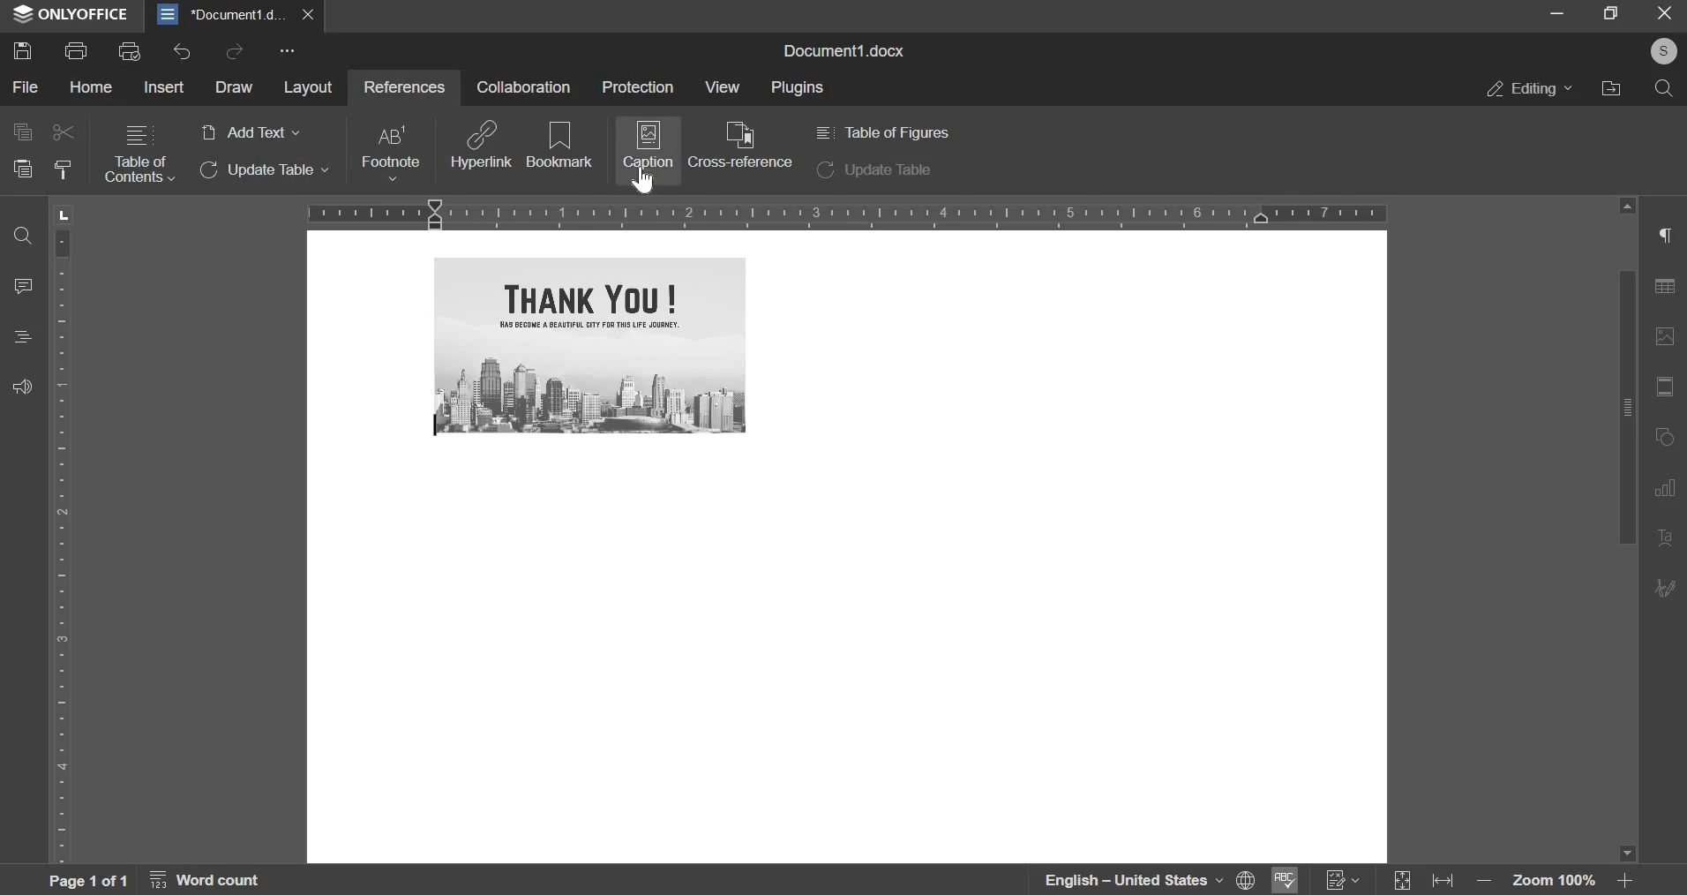 The height and width of the screenshot is (895, 1687). I want to click on hyperlink, so click(482, 144).